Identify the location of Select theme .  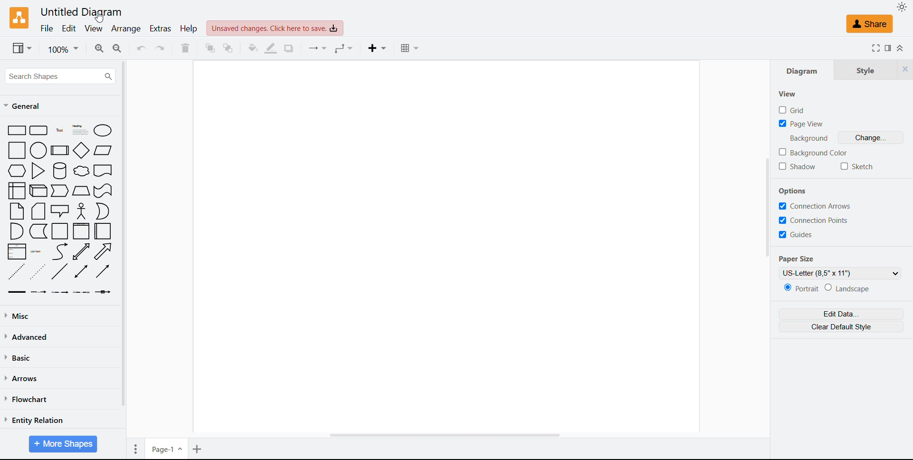
(902, 7).